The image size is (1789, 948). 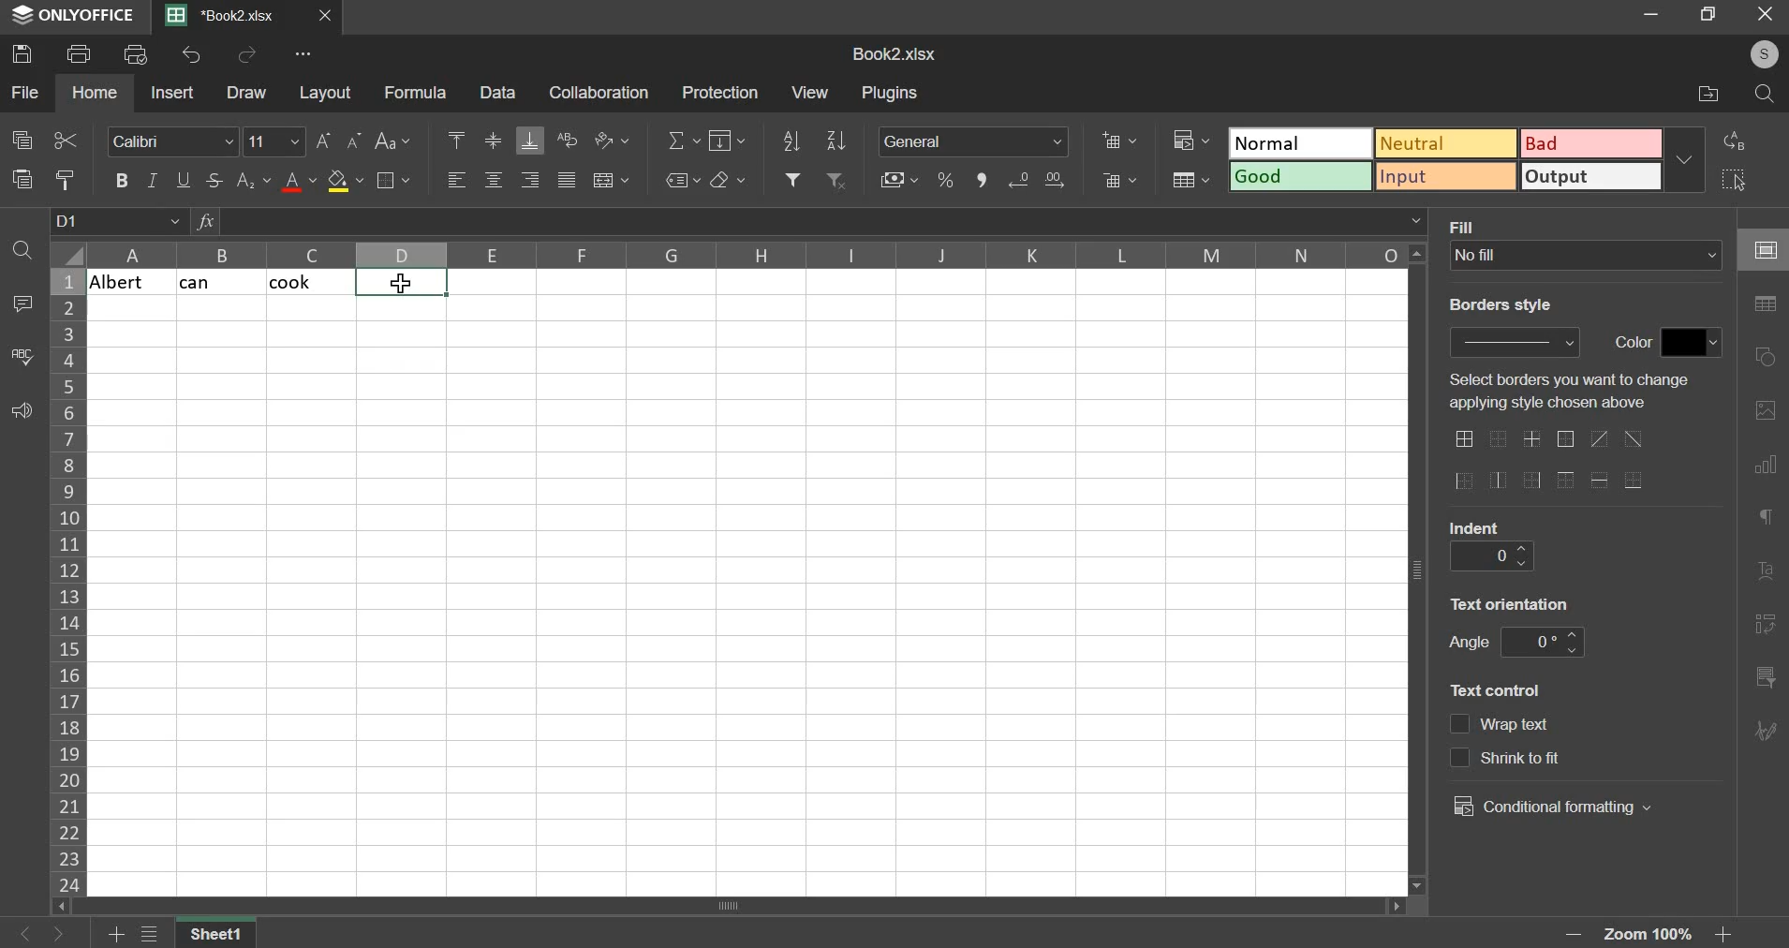 I want to click on text, so click(x=1496, y=689).